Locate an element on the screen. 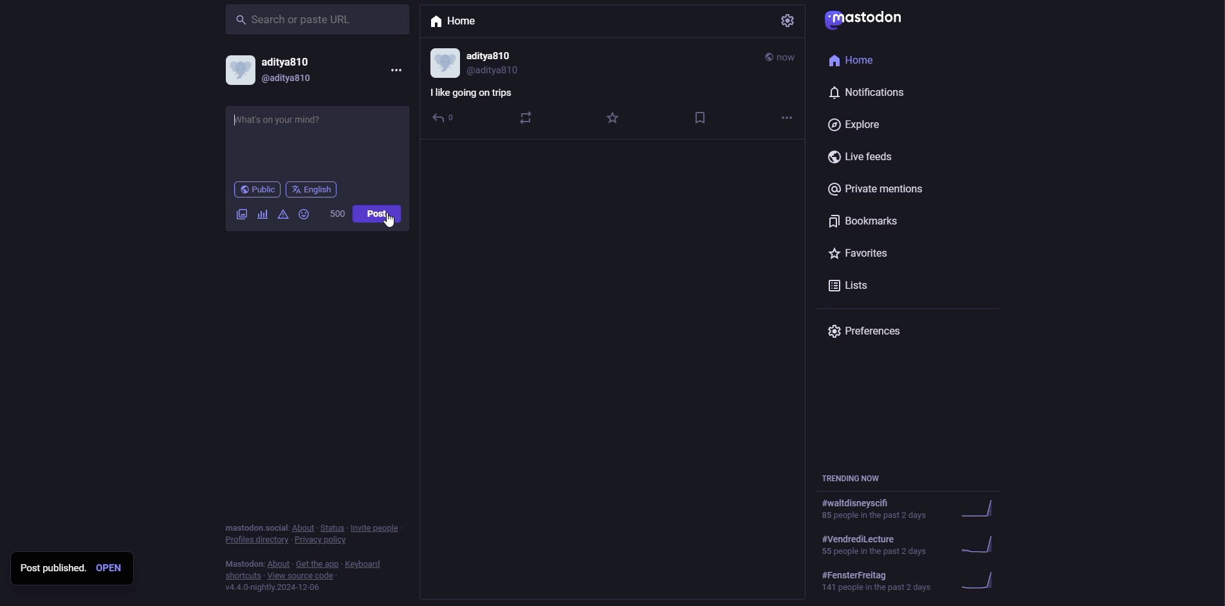 The image size is (1225, 606). more is located at coordinates (395, 69).